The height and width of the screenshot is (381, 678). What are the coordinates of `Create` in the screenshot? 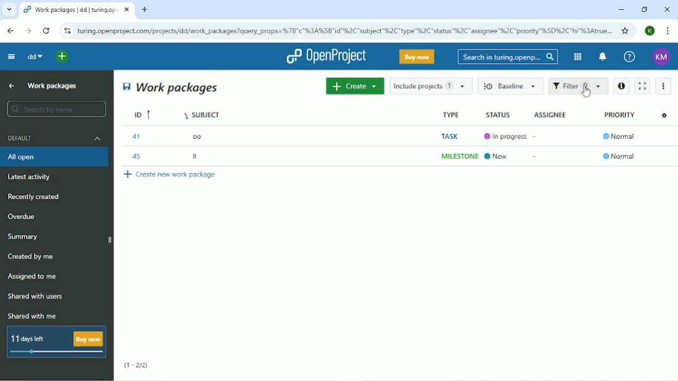 It's located at (355, 86).